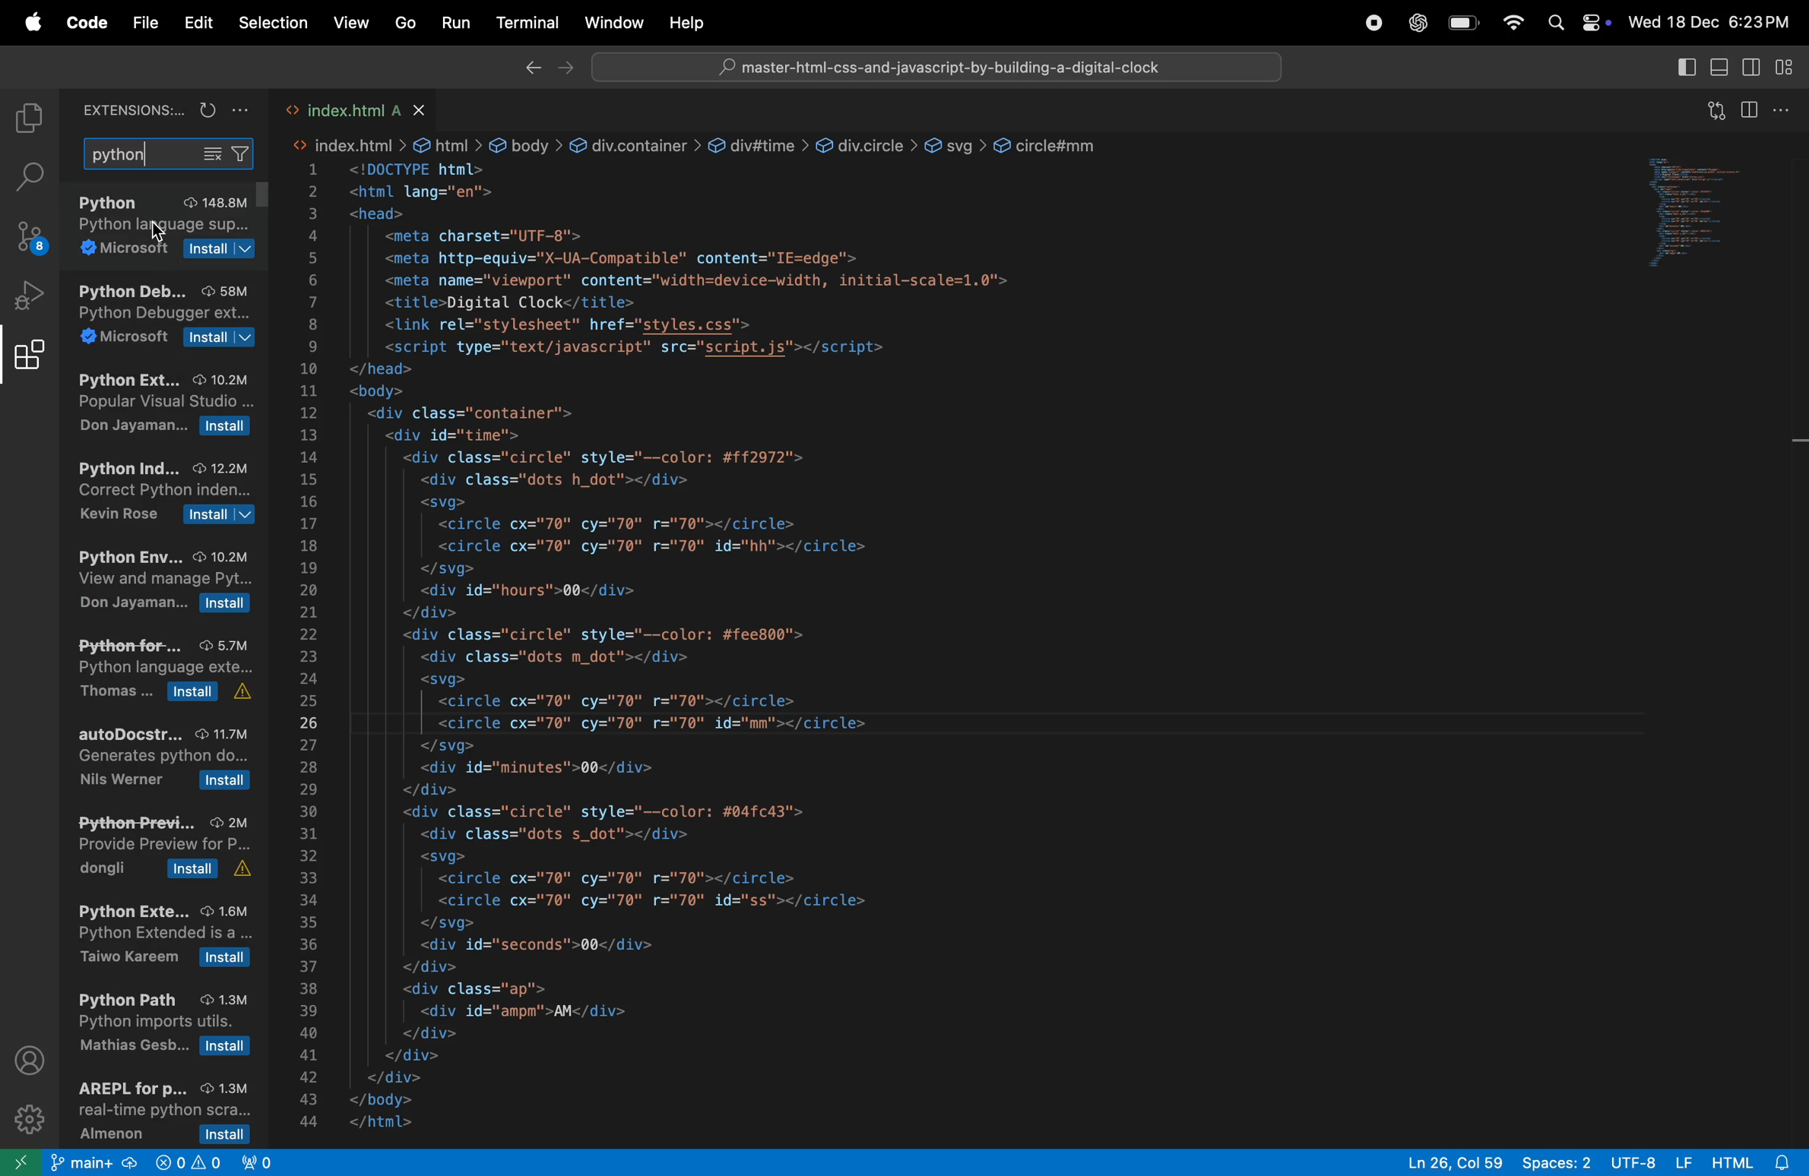 This screenshot has width=1809, height=1176. Describe the element at coordinates (243, 109) in the screenshot. I see `options` at that location.